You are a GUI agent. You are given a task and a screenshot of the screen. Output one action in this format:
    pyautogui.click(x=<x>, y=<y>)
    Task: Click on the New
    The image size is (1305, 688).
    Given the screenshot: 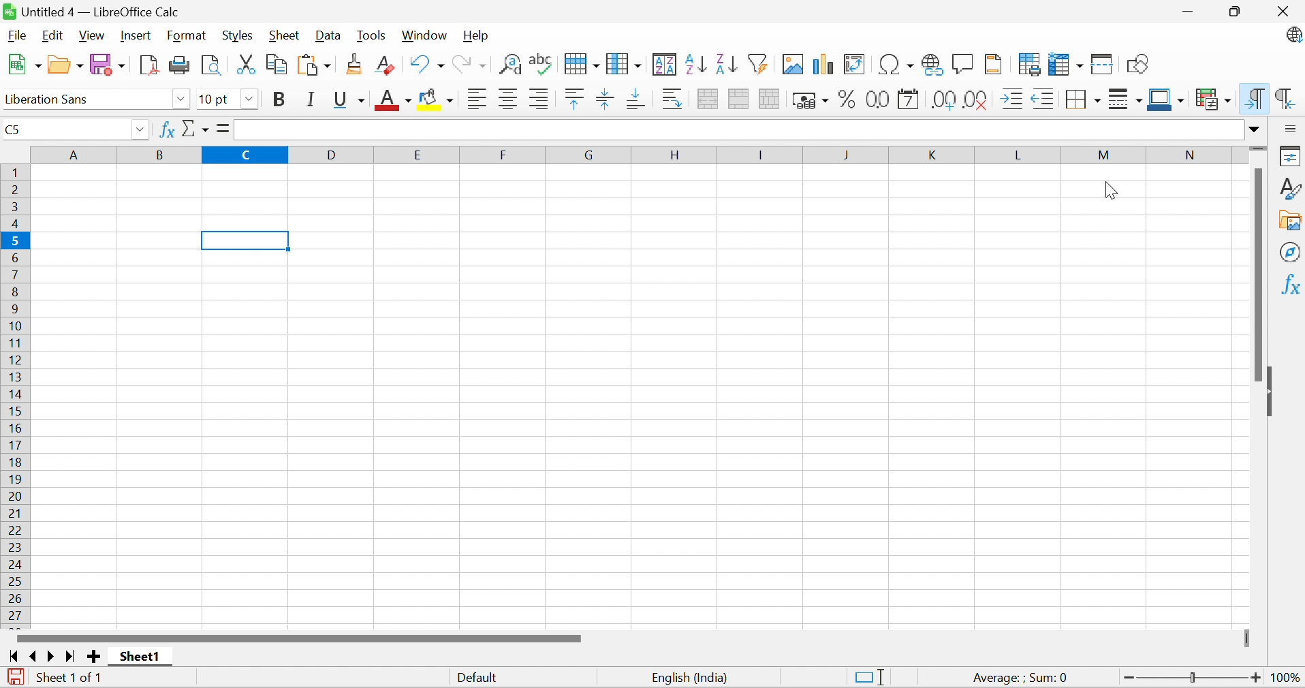 What is the action you would take?
    pyautogui.click(x=24, y=65)
    